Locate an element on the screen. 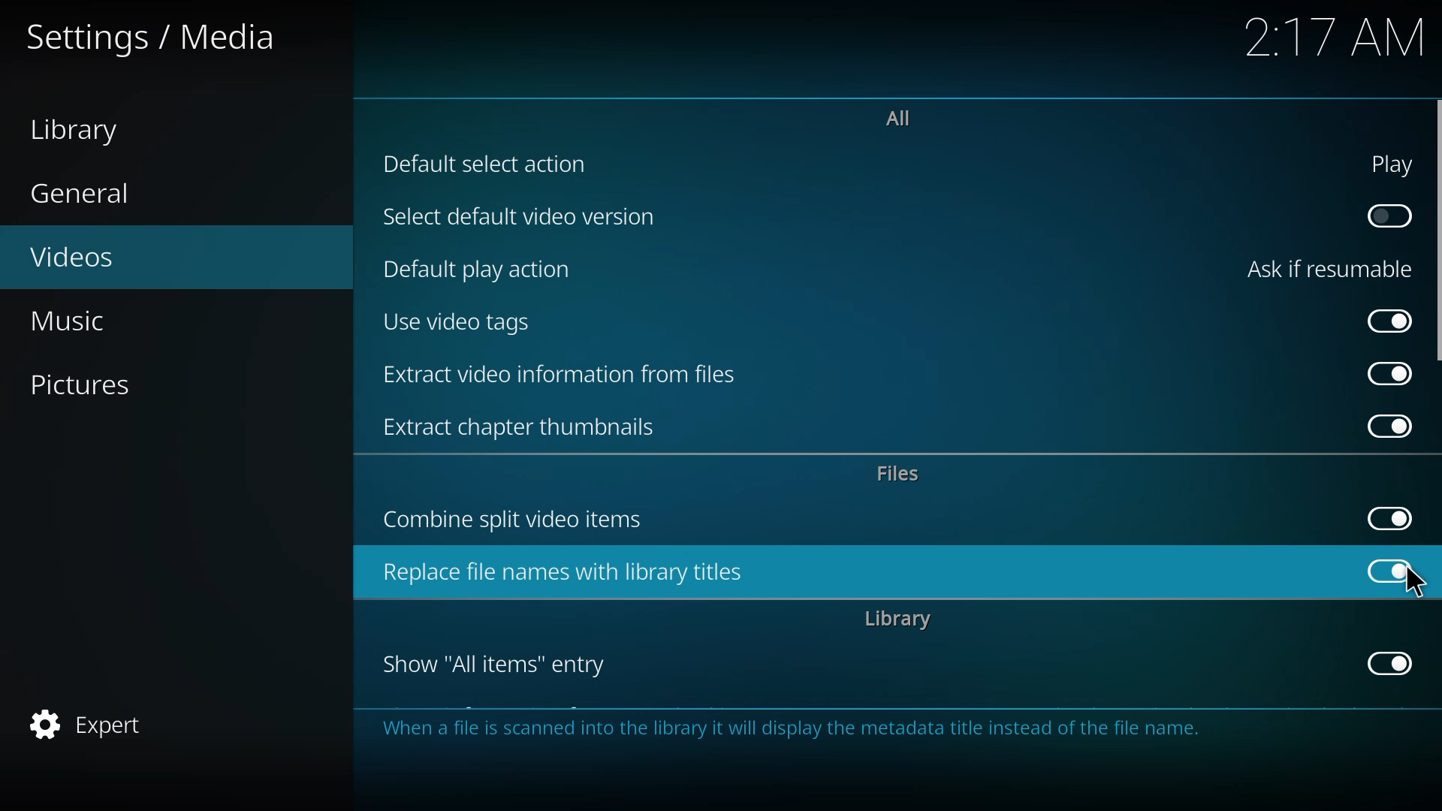  extract chapter thumbnails is located at coordinates (526, 425).